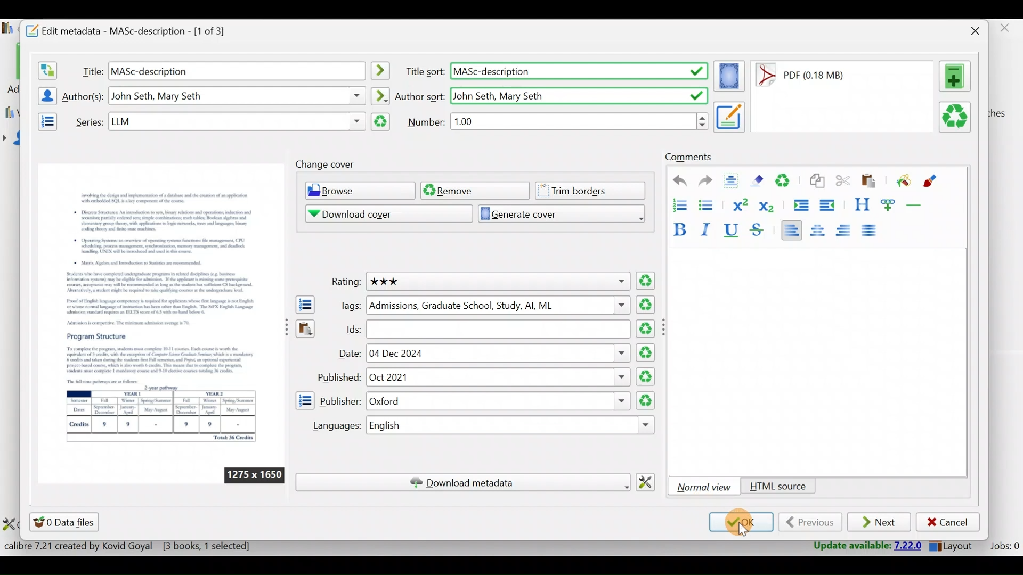 This screenshot has width=1023, height=575. Describe the element at coordinates (734, 231) in the screenshot. I see `Underline` at that location.